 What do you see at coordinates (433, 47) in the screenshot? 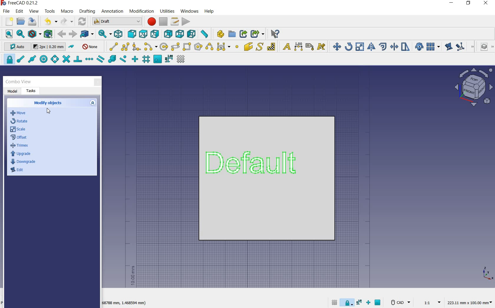
I see `array tools` at bounding box center [433, 47].